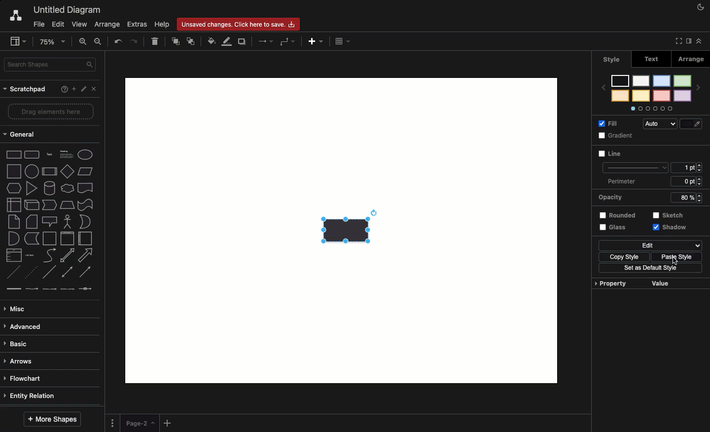  I want to click on bidirectional connector, so click(67, 271).